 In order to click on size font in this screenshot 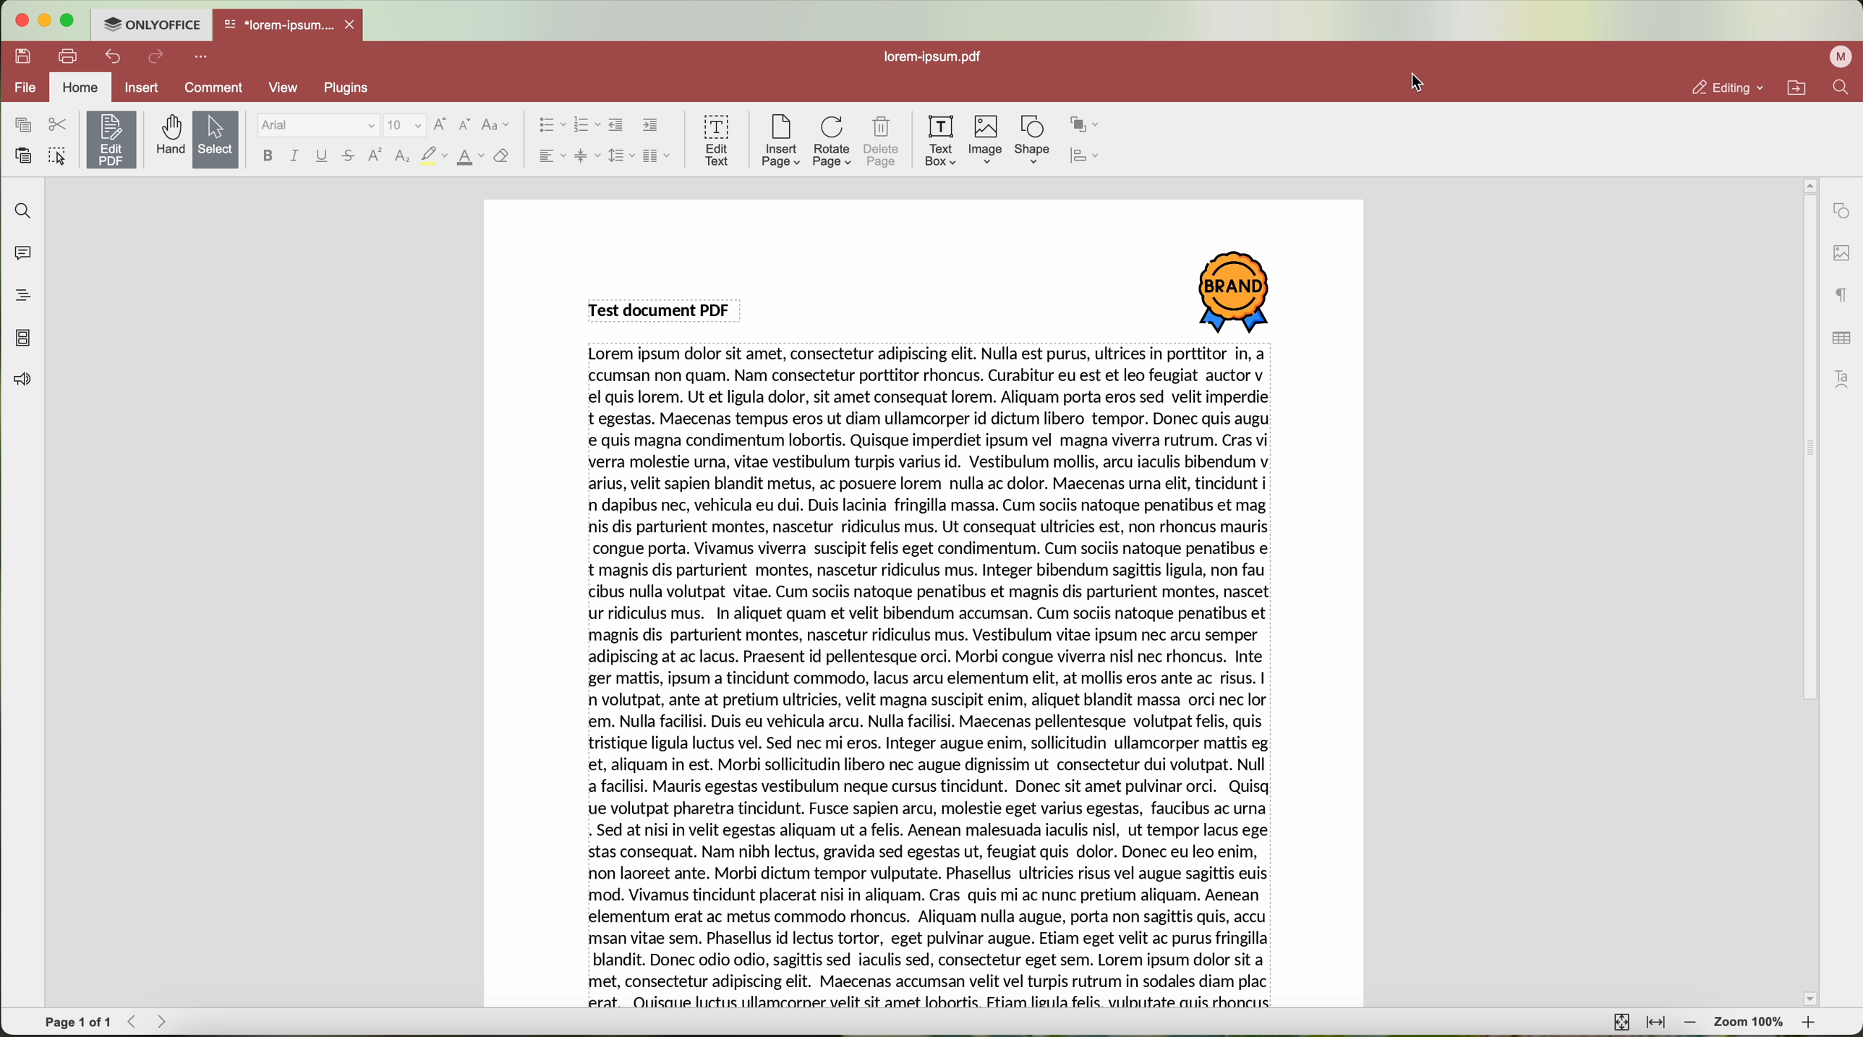, I will do `click(405, 126)`.